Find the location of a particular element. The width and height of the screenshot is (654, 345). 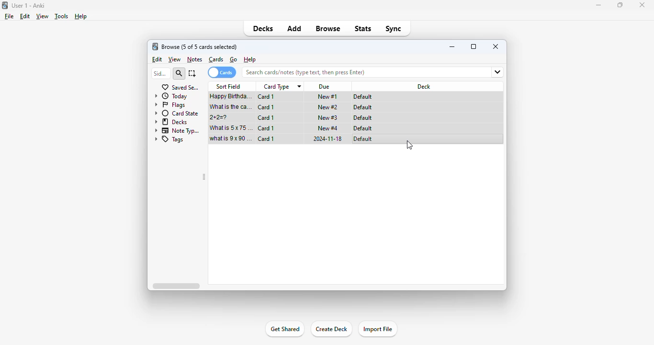

edit is located at coordinates (25, 16).